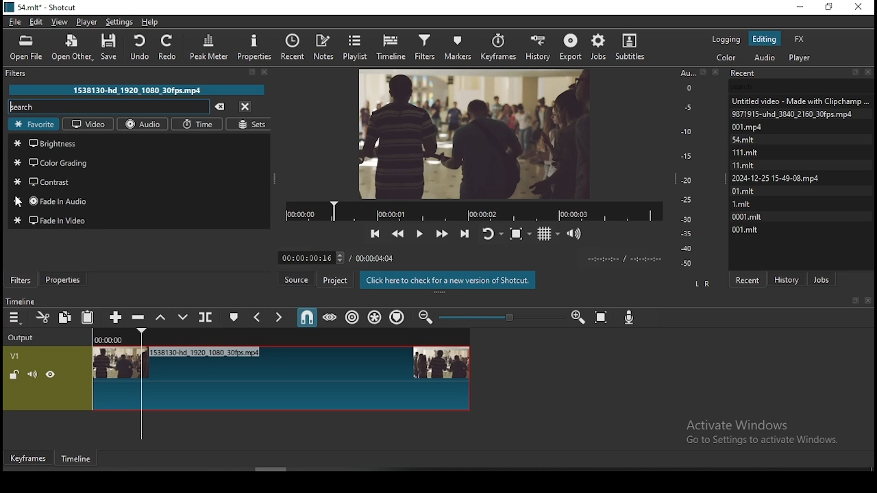  What do you see at coordinates (800, 58) in the screenshot?
I see `player` at bounding box center [800, 58].